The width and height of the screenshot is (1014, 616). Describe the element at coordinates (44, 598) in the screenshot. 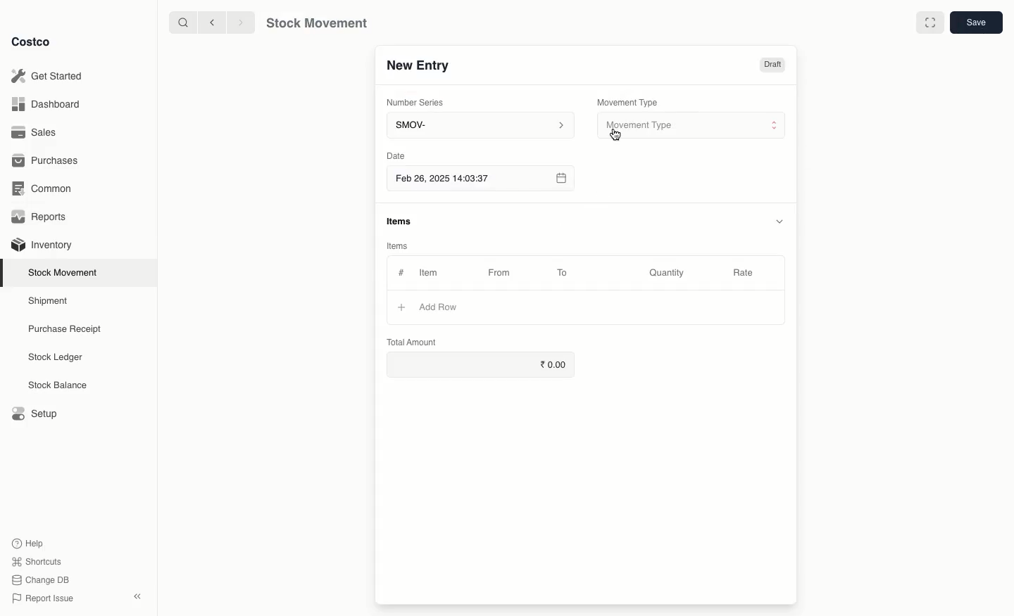

I see `Report Issue` at that location.